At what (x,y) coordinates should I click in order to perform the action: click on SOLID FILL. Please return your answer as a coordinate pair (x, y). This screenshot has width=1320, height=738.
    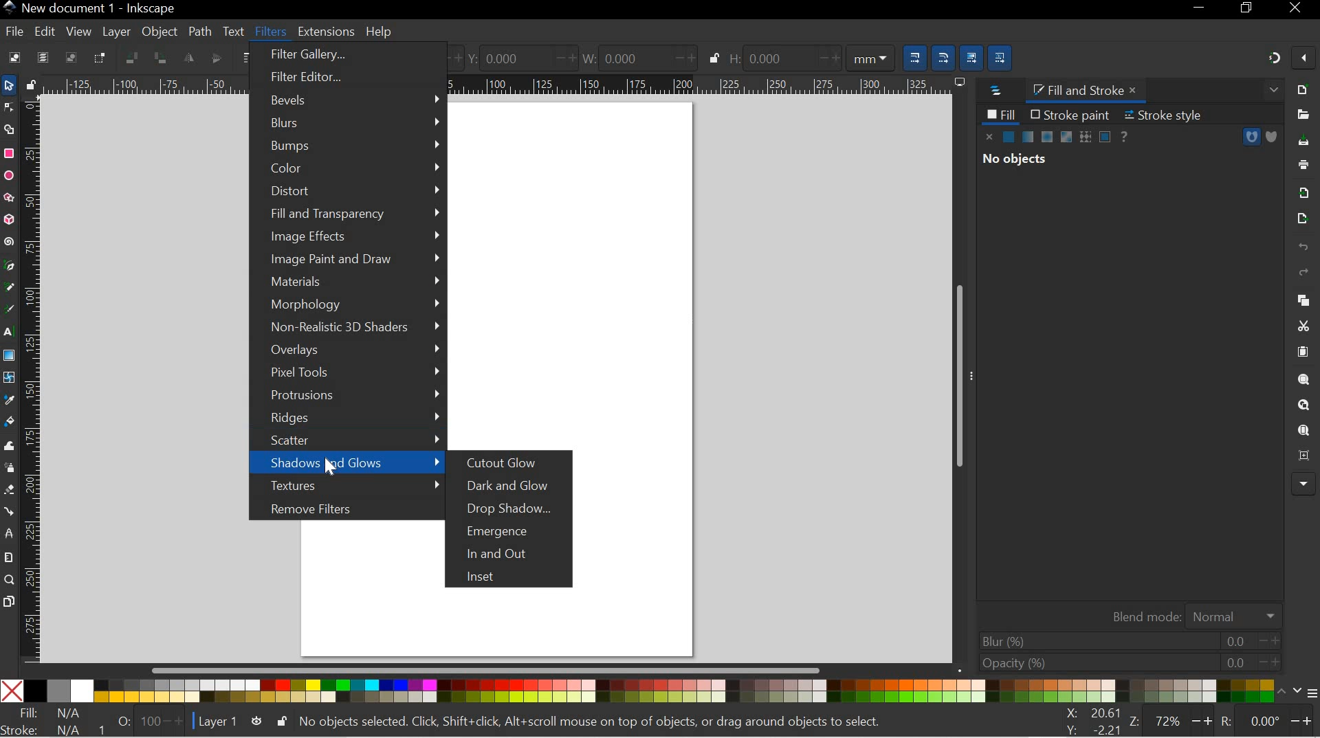
    Looking at the image, I should click on (1270, 137).